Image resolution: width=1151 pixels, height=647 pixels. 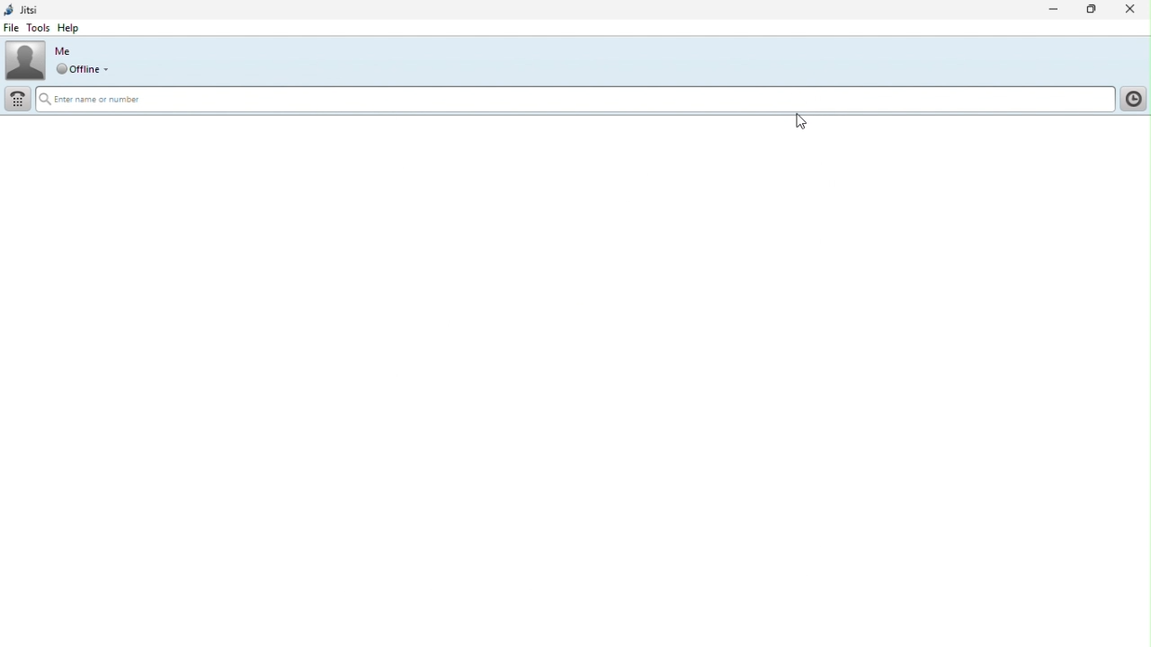 What do you see at coordinates (1057, 11) in the screenshot?
I see `Minimise` at bounding box center [1057, 11].